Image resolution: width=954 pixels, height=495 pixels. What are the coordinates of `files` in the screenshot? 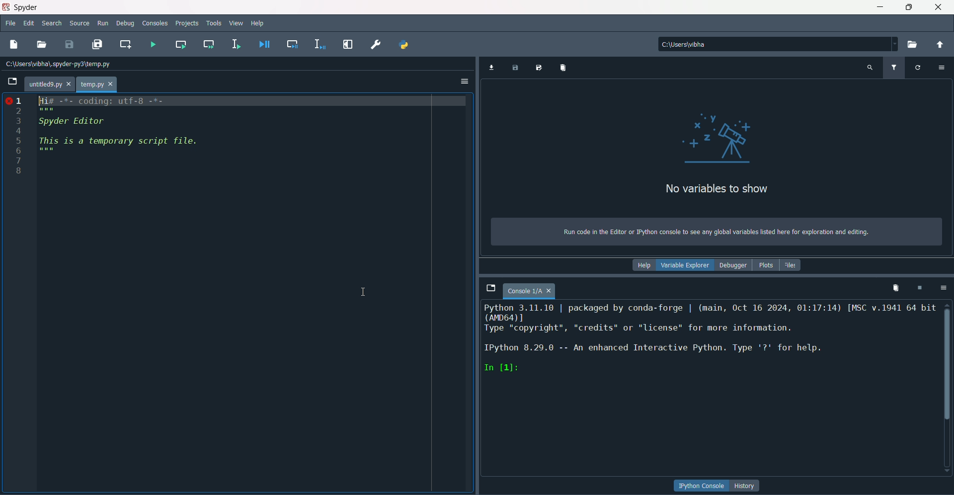 It's located at (791, 264).